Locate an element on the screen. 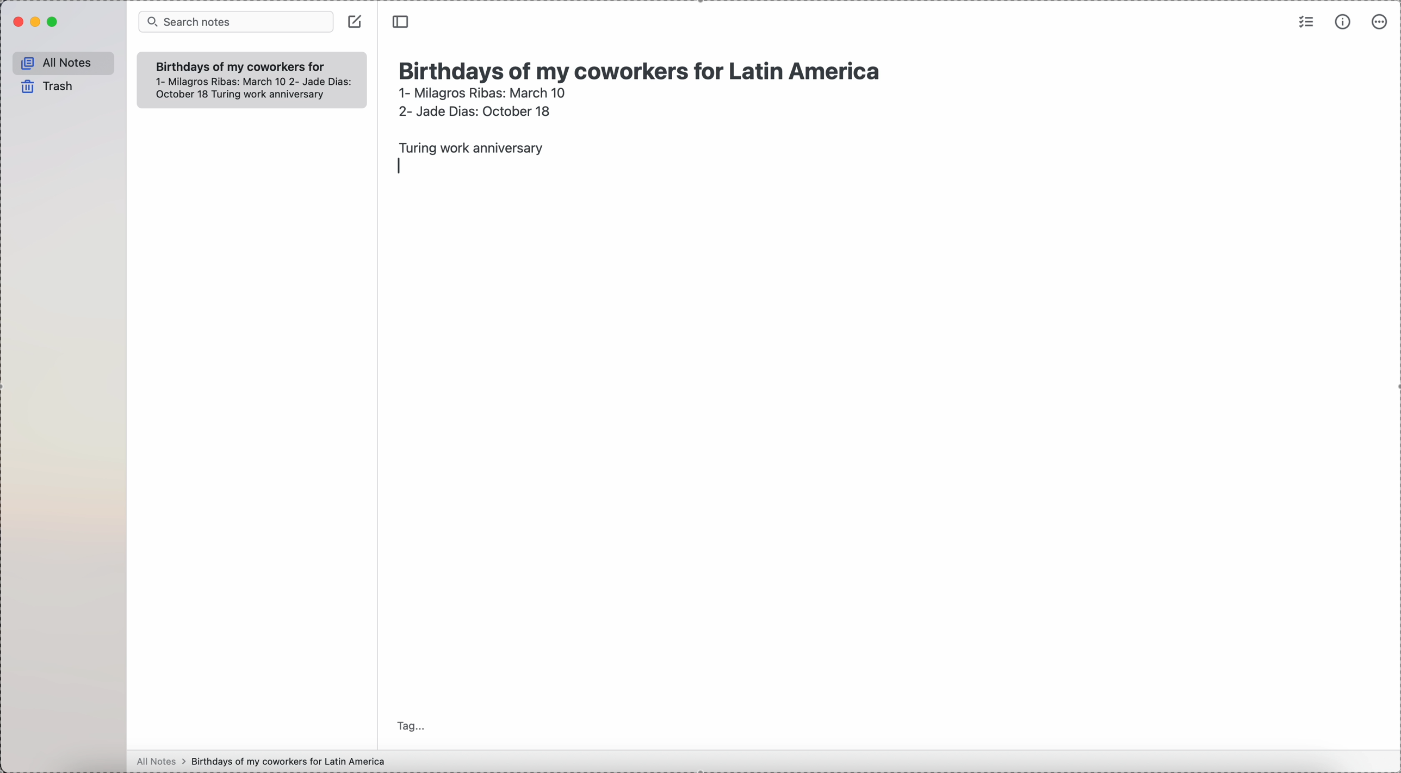 This screenshot has height=773, width=1401. 2- Jade Dias: October 18 is located at coordinates (473, 109).